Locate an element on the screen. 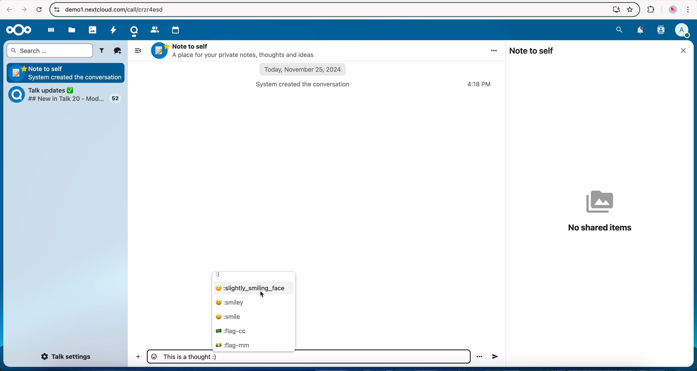 This screenshot has height=371, width=697. Talk updates is located at coordinates (68, 96).